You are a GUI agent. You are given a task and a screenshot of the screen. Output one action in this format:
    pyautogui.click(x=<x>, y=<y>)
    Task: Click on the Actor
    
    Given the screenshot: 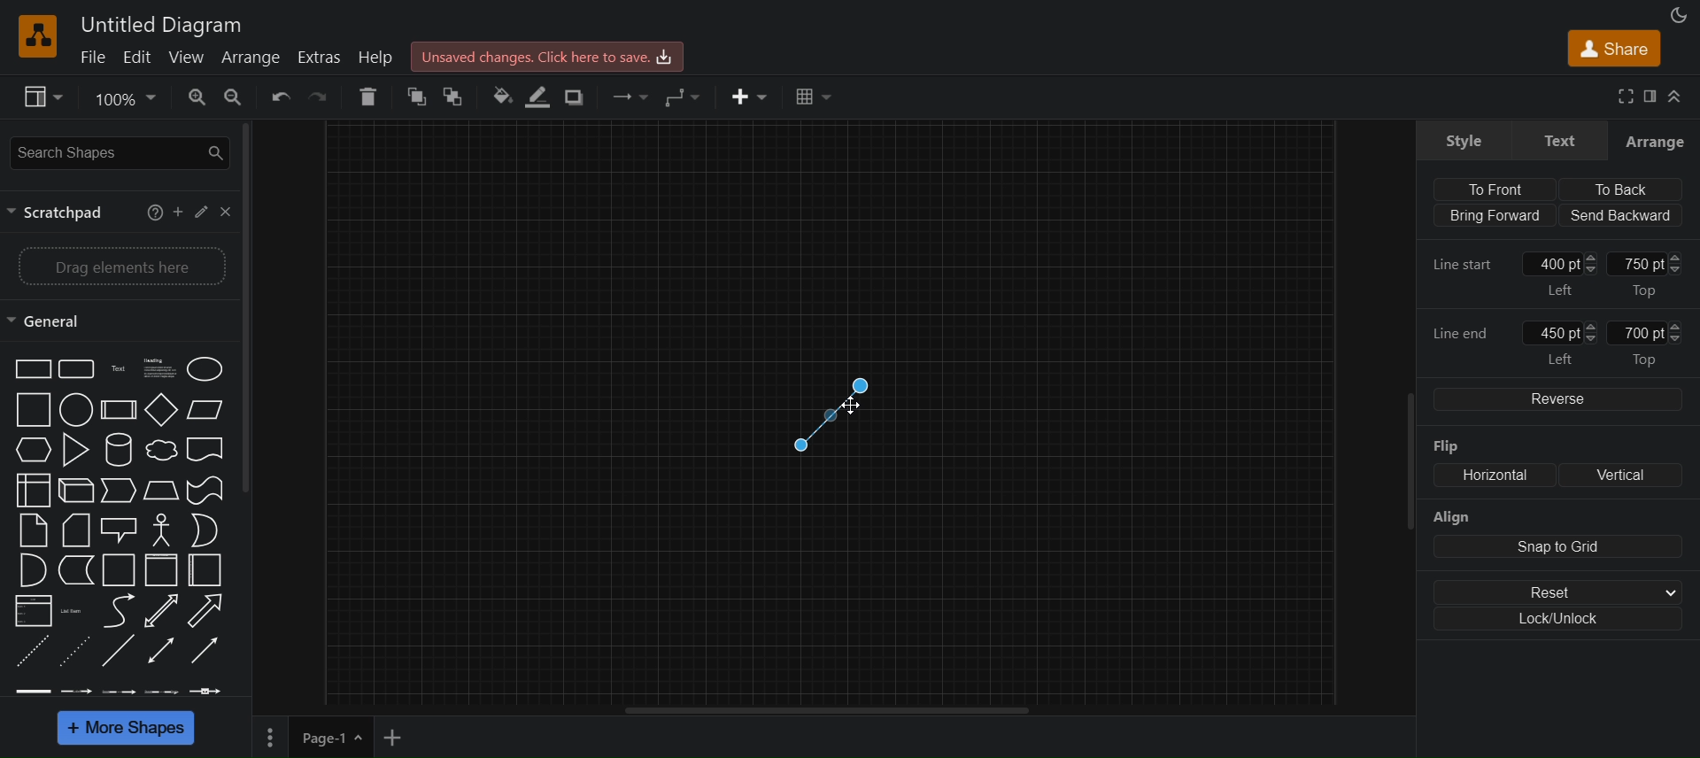 What is the action you would take?
    pyautogui.click(x=161, y=530)
    